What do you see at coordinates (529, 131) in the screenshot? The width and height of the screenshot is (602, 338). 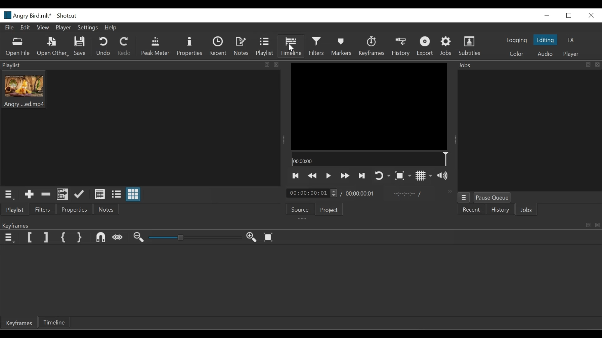 I see `Jobs Panel` at bounding box center [529, 131].